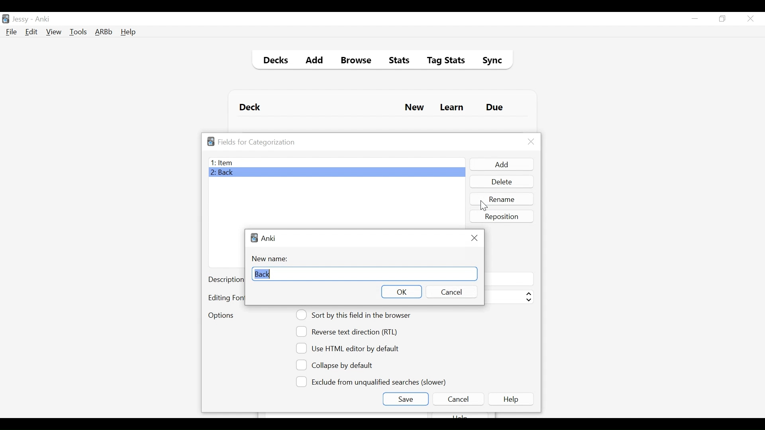 The image size is (765, 430). Describe the element at coordinates (274, 61) in the screenshot. I see `Decks` at that location.